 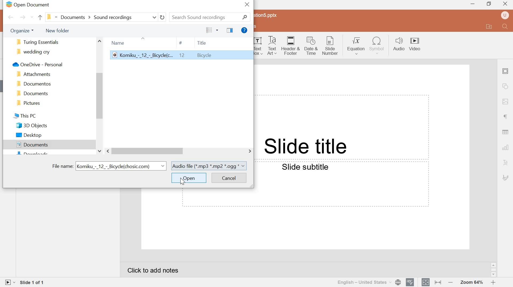 What do you see at coordinates (493, 265) in the screenshot?
I see `scroll up` at bounding box center [493, 265].